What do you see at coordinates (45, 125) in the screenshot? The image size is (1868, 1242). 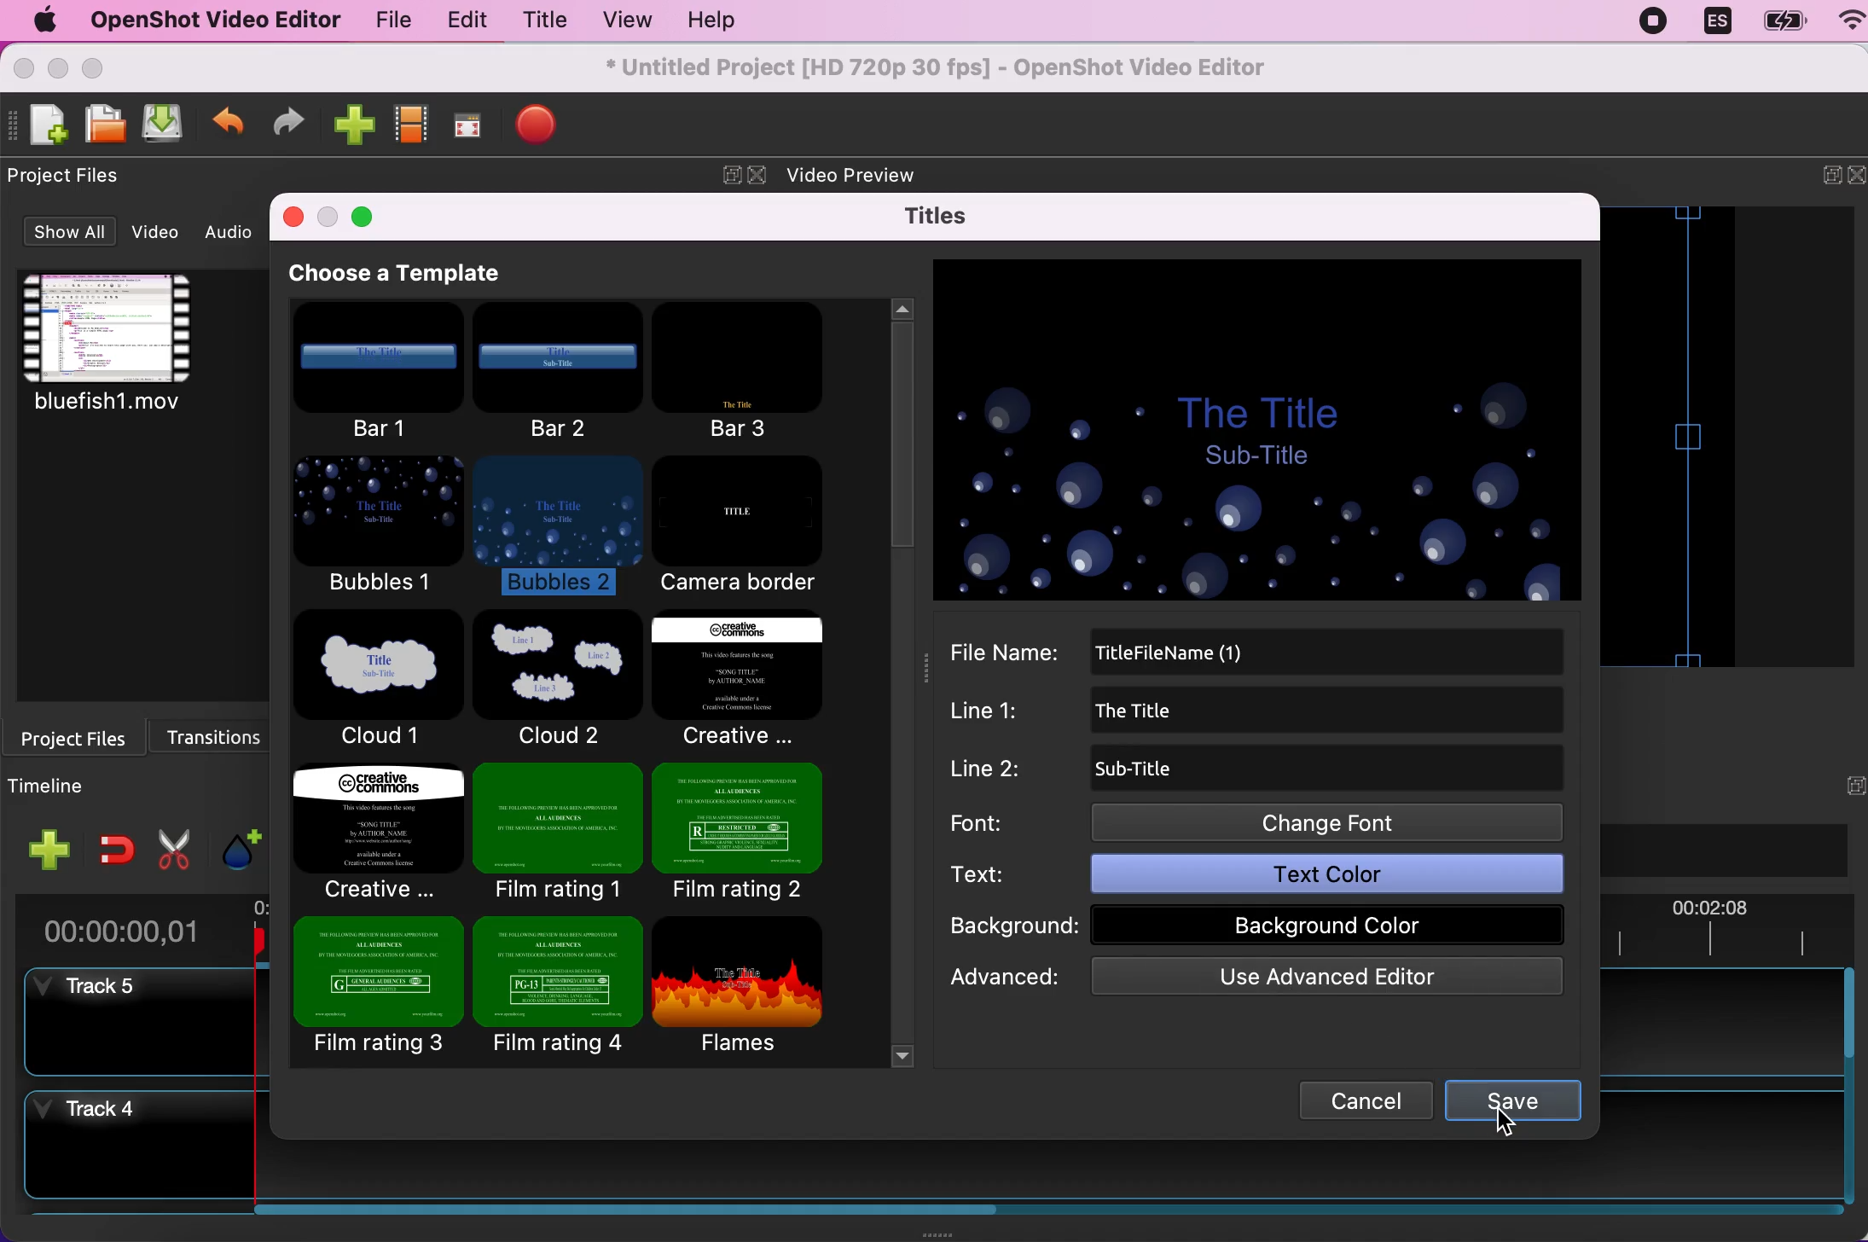 I see `new project` at bounding box center [45, 125].